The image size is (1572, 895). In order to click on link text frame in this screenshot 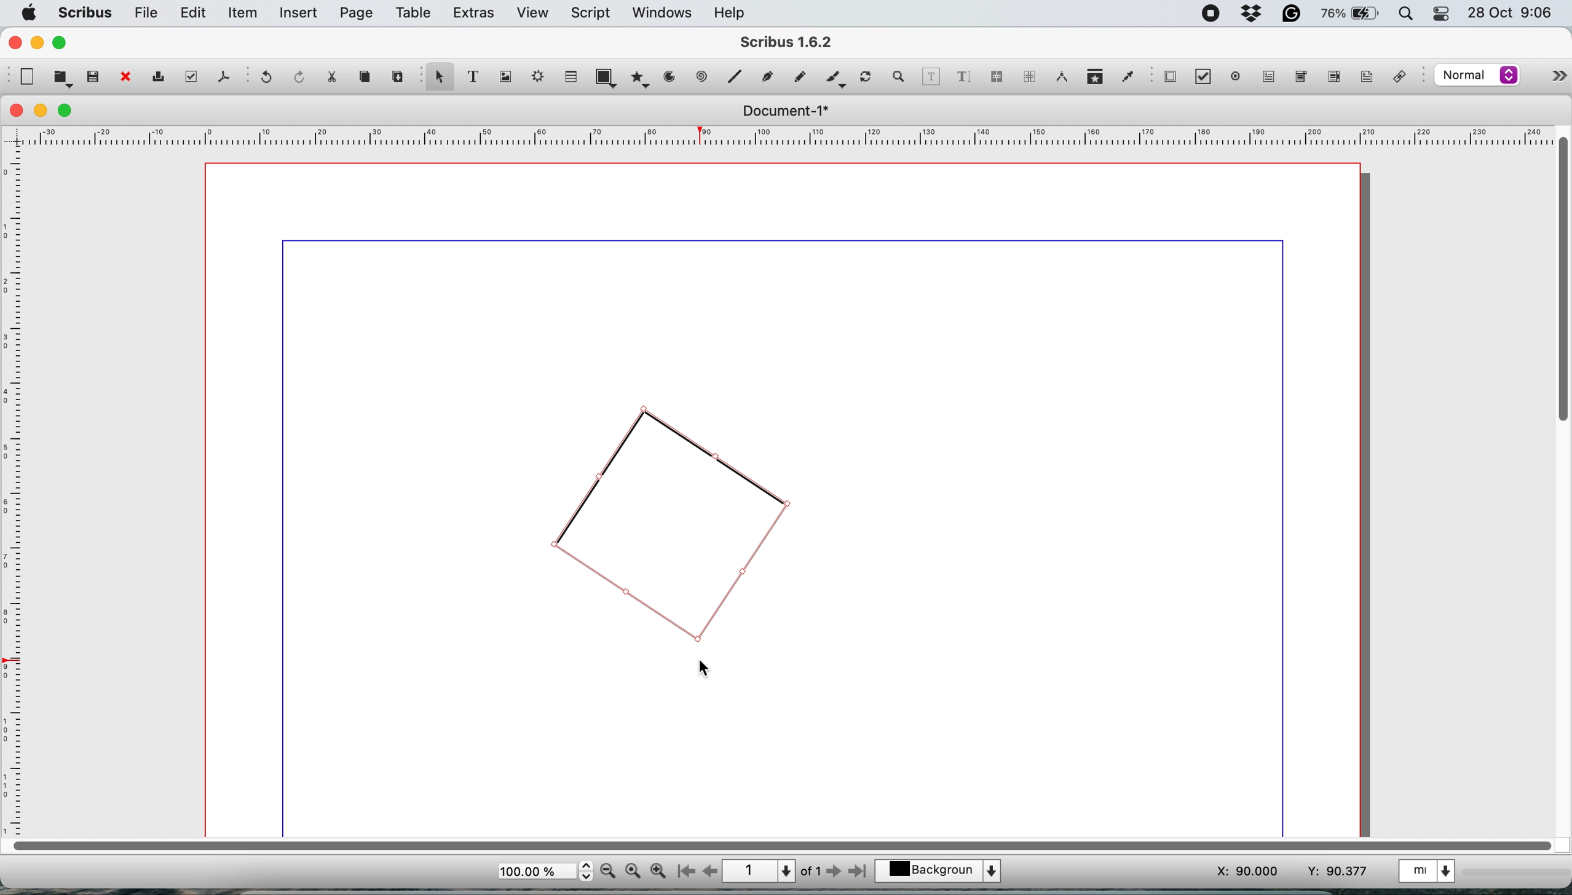, I will do `click(999, 77)`.